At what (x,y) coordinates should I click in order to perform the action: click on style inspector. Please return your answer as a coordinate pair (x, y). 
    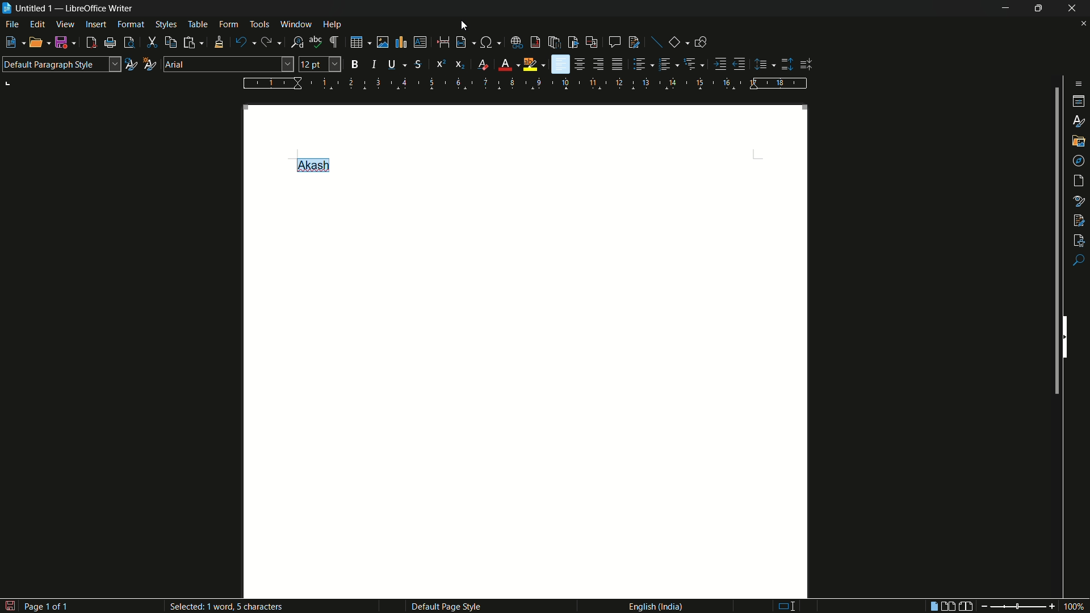
    Looking at the image, I should click on (1079, 200).